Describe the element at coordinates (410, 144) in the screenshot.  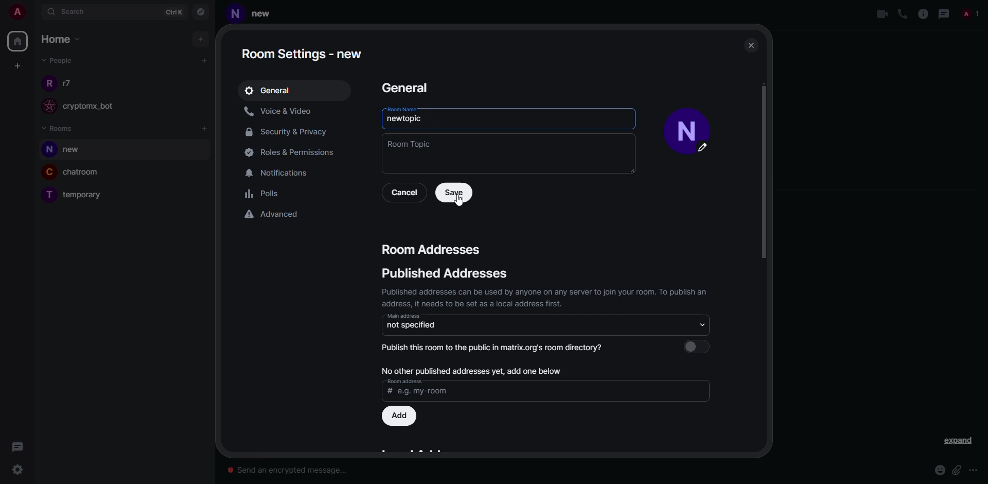
I see `room topic` at that location.